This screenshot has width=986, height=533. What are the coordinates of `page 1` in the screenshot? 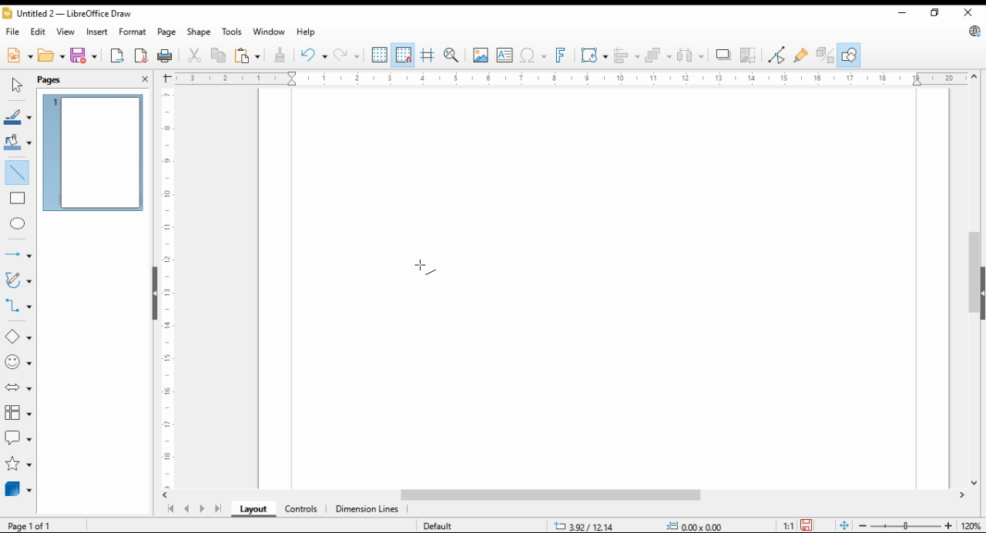 It's located at (92, 153).